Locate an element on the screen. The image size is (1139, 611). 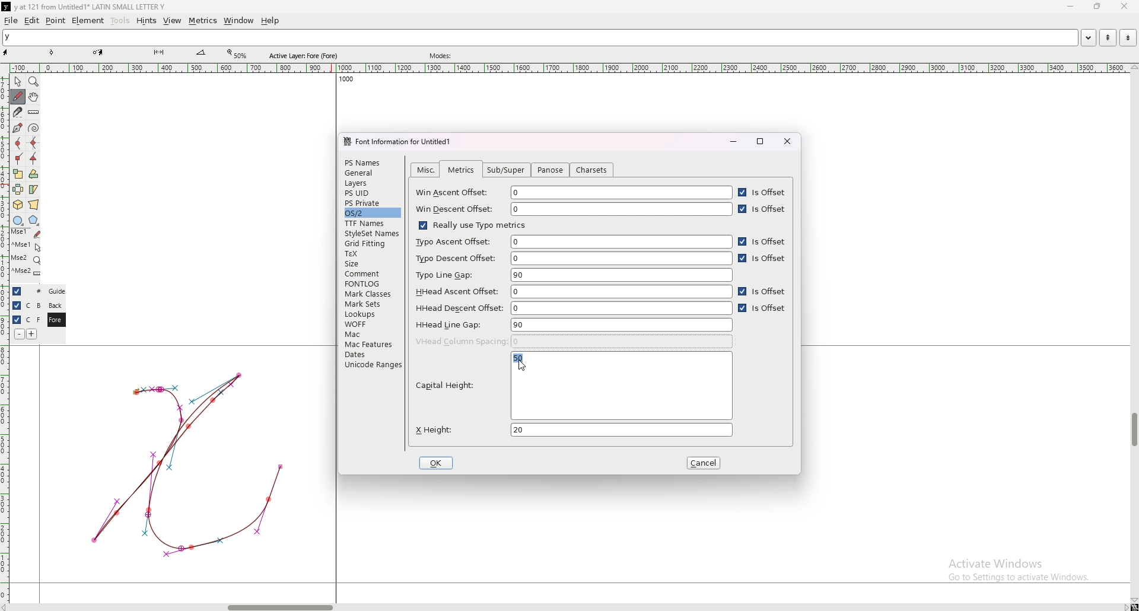
magnify is located at coordinates (34, 81).